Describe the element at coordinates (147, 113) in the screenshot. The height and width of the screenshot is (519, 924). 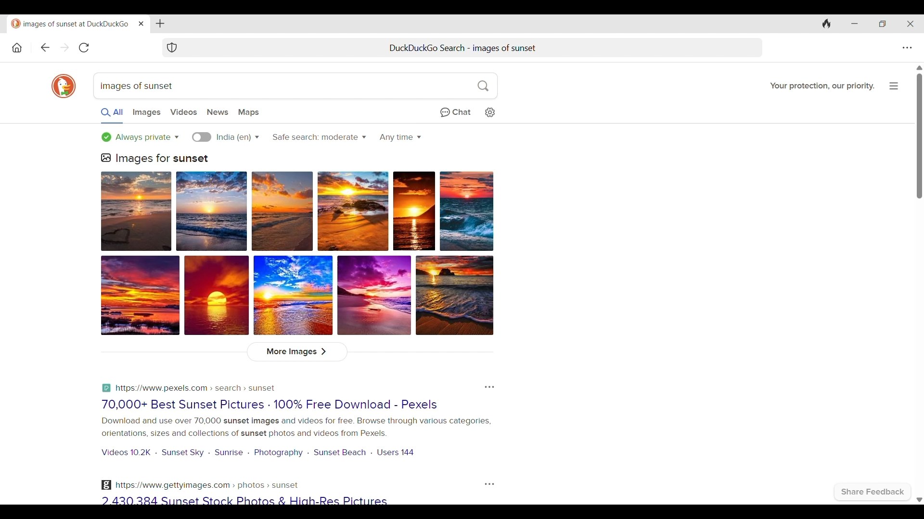
I see `Search images` at that location.